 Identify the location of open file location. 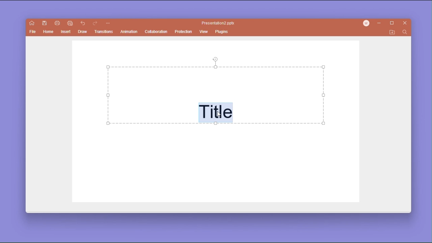
(392, 32).